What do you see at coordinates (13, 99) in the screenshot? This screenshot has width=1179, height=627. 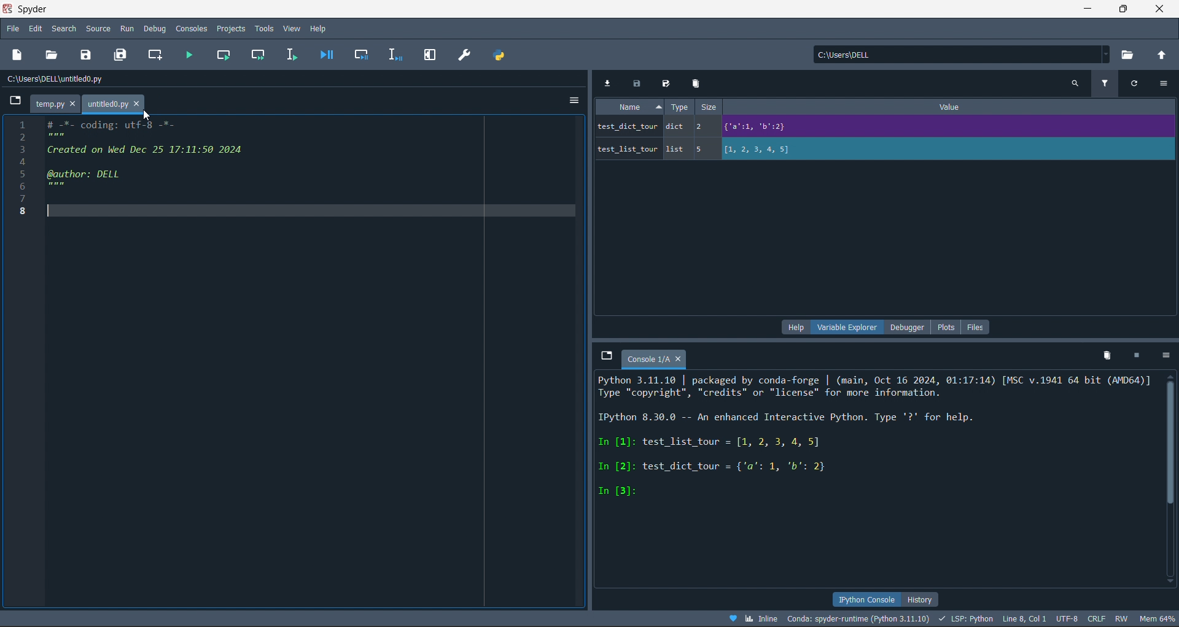 I see `browse tabs` at bounding box center [13, 99].